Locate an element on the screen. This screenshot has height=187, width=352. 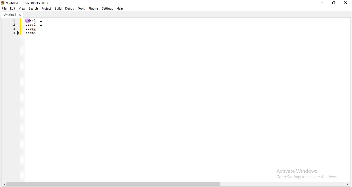
scroll bar is located at coordinates (176, 184).